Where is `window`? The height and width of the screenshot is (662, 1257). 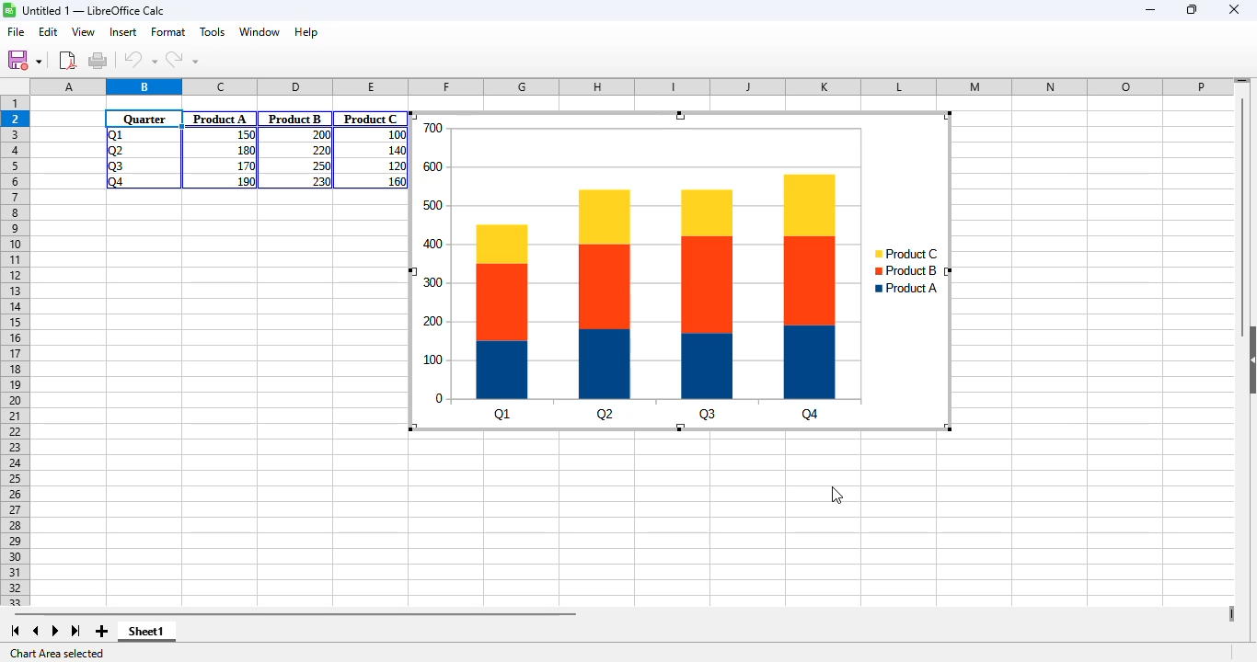 window is located at coordinates (260, 32).